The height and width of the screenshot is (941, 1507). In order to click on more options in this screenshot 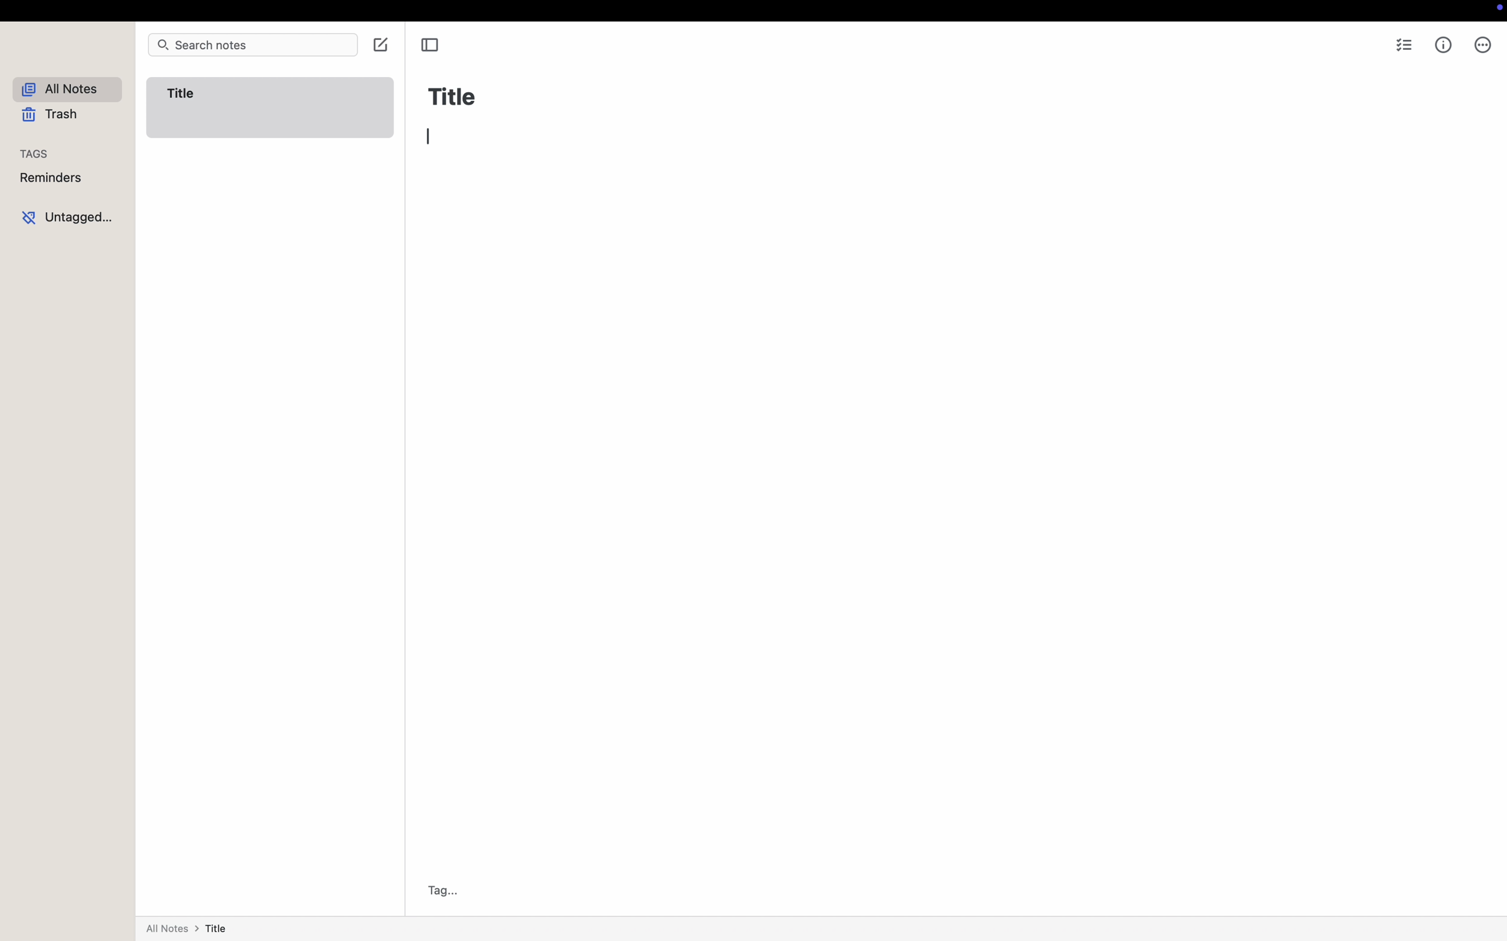, I will do `click(1483, 45)`.